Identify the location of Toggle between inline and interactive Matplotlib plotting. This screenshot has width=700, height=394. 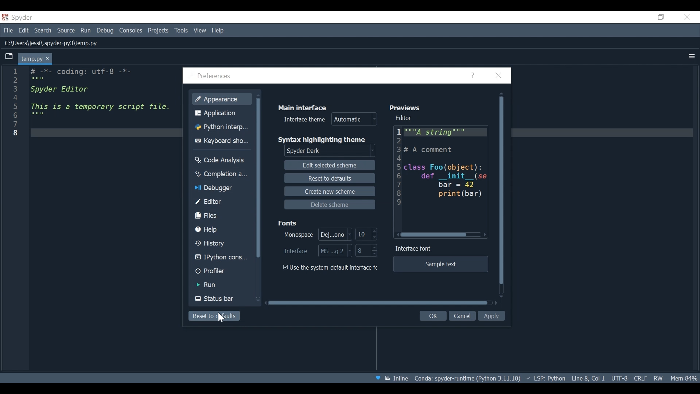
(398, 378).